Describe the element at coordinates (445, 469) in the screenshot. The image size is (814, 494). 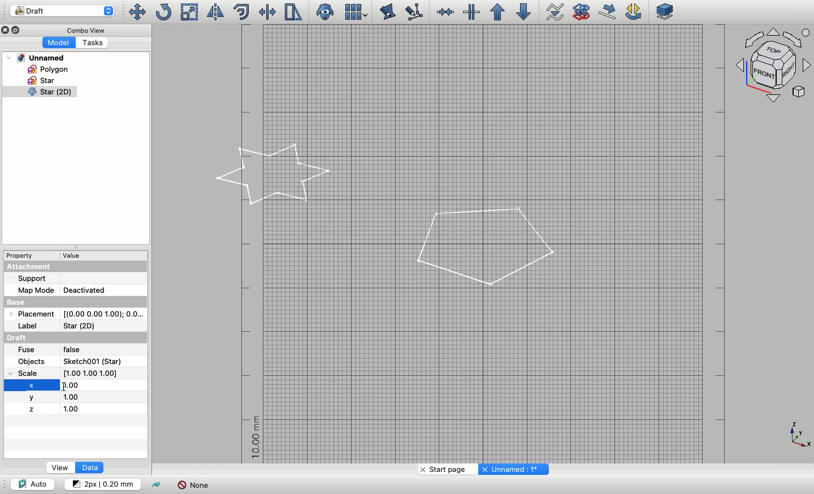
I see `Start page` at that location.